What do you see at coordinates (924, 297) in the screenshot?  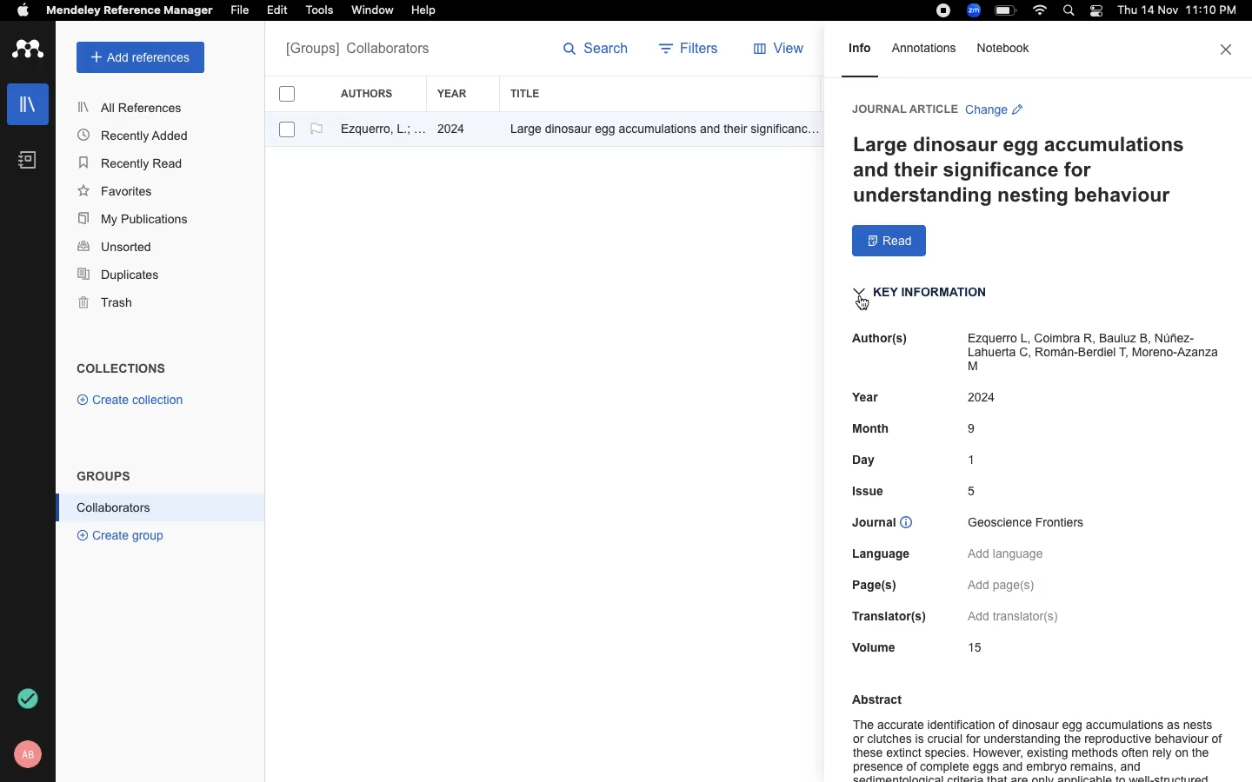 I see `KEY INFORMATION
|` at bounding box center [924, 297].